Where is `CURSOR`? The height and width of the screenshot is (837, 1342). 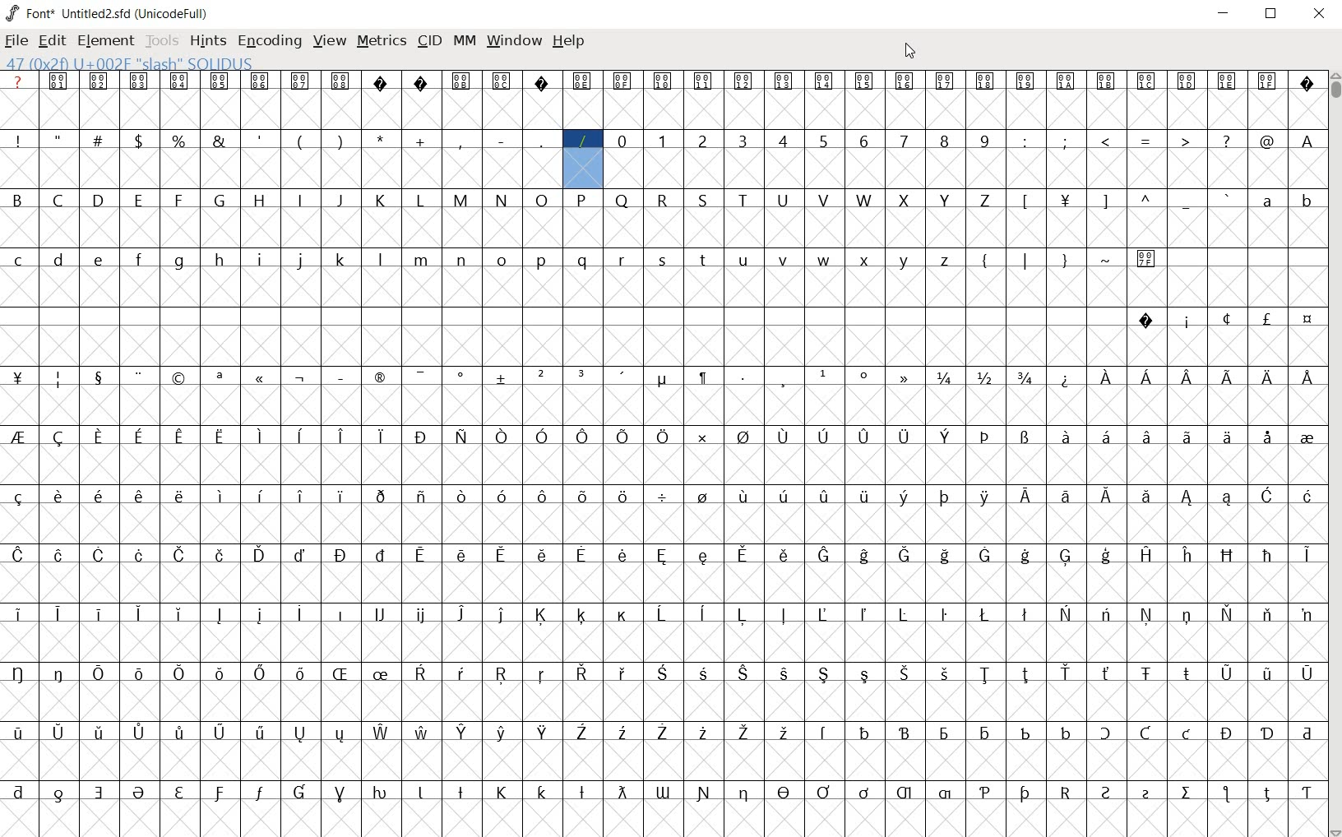 CURSOR is located at coordinates (911, 50).